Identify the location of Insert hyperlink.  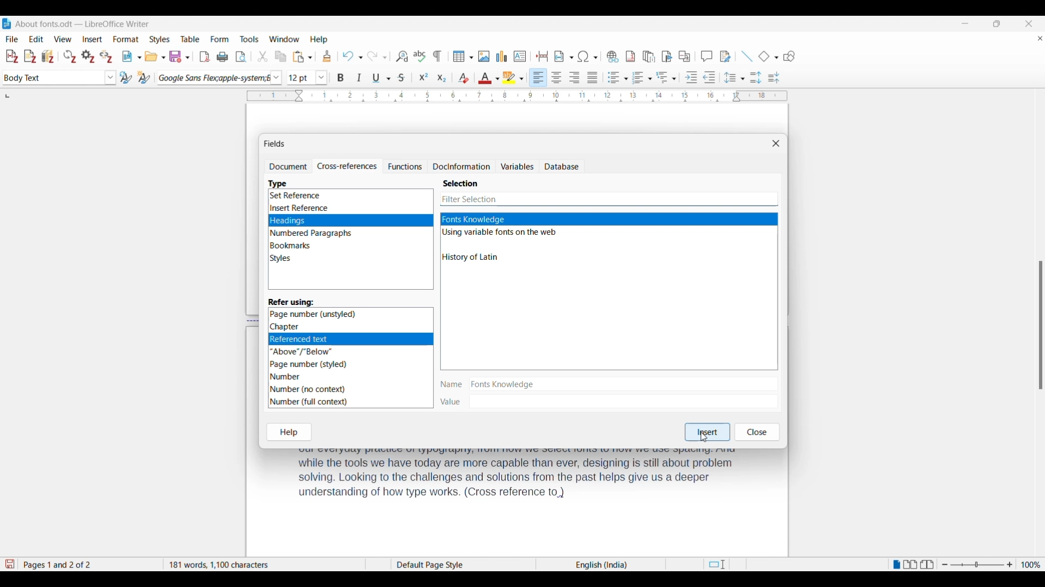
(612, 57).